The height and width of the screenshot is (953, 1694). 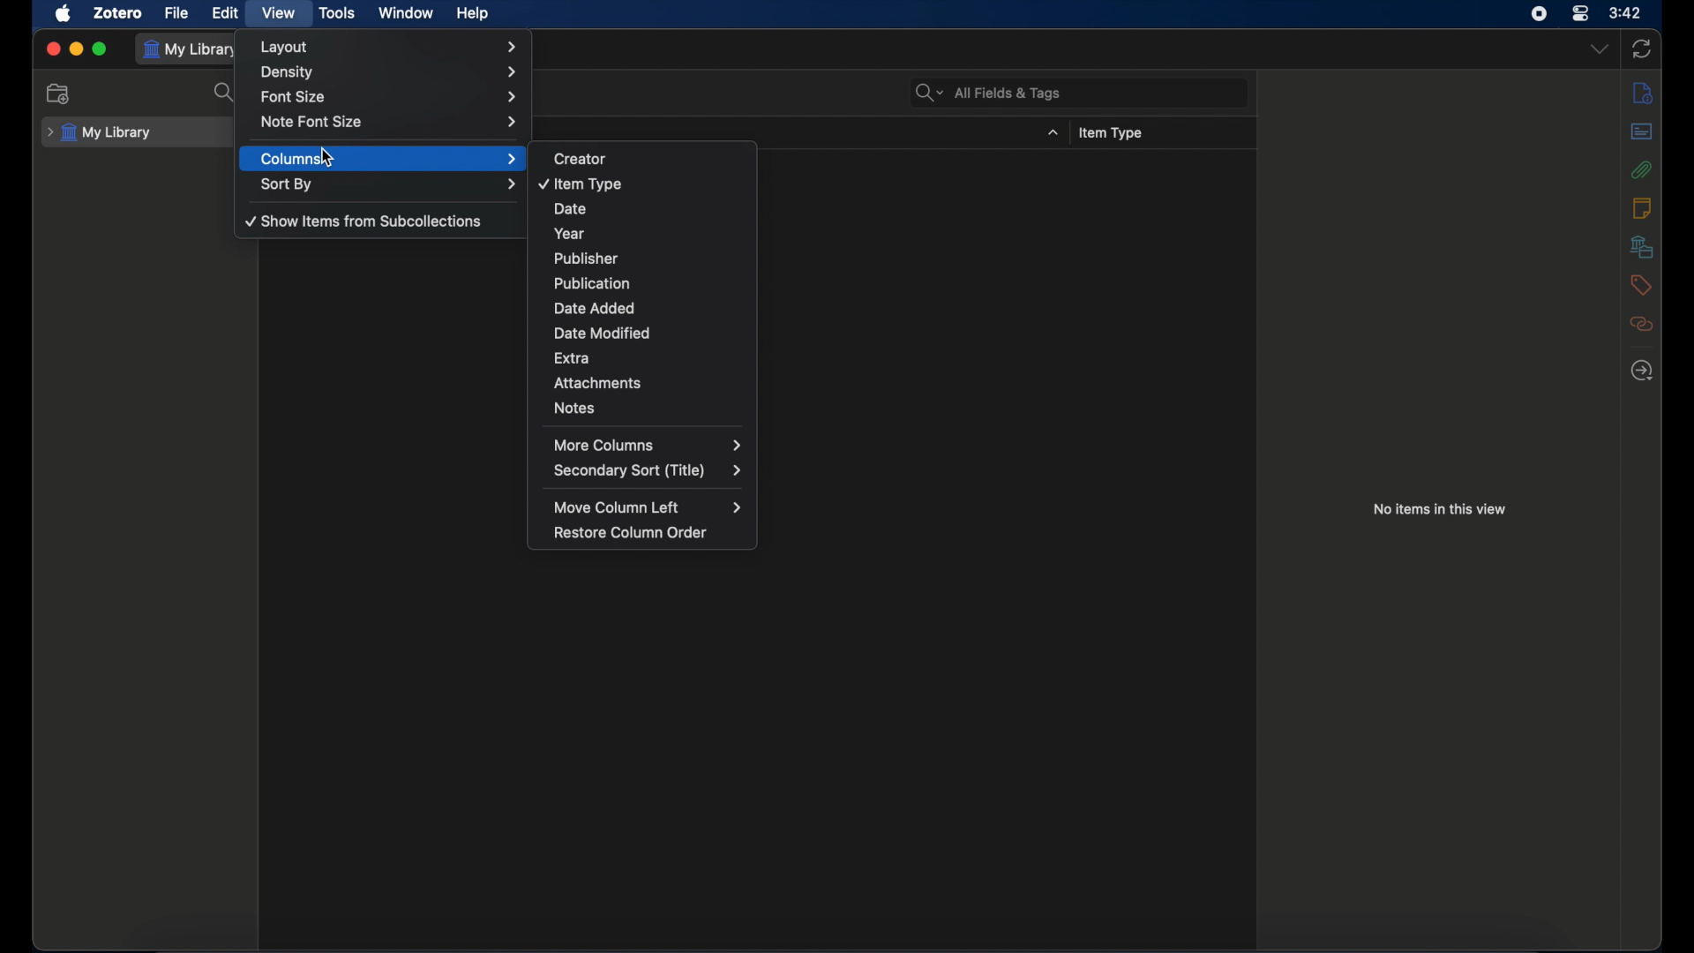 What do you see at coordinates (642, 181) in the screenshot?
I see `item type` at bounding box center [642, 181].